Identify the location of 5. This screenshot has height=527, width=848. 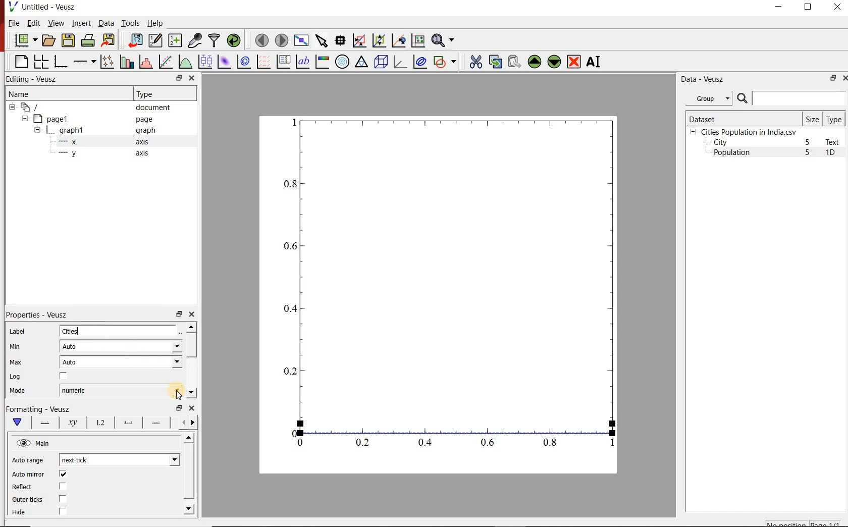
(808, 143).